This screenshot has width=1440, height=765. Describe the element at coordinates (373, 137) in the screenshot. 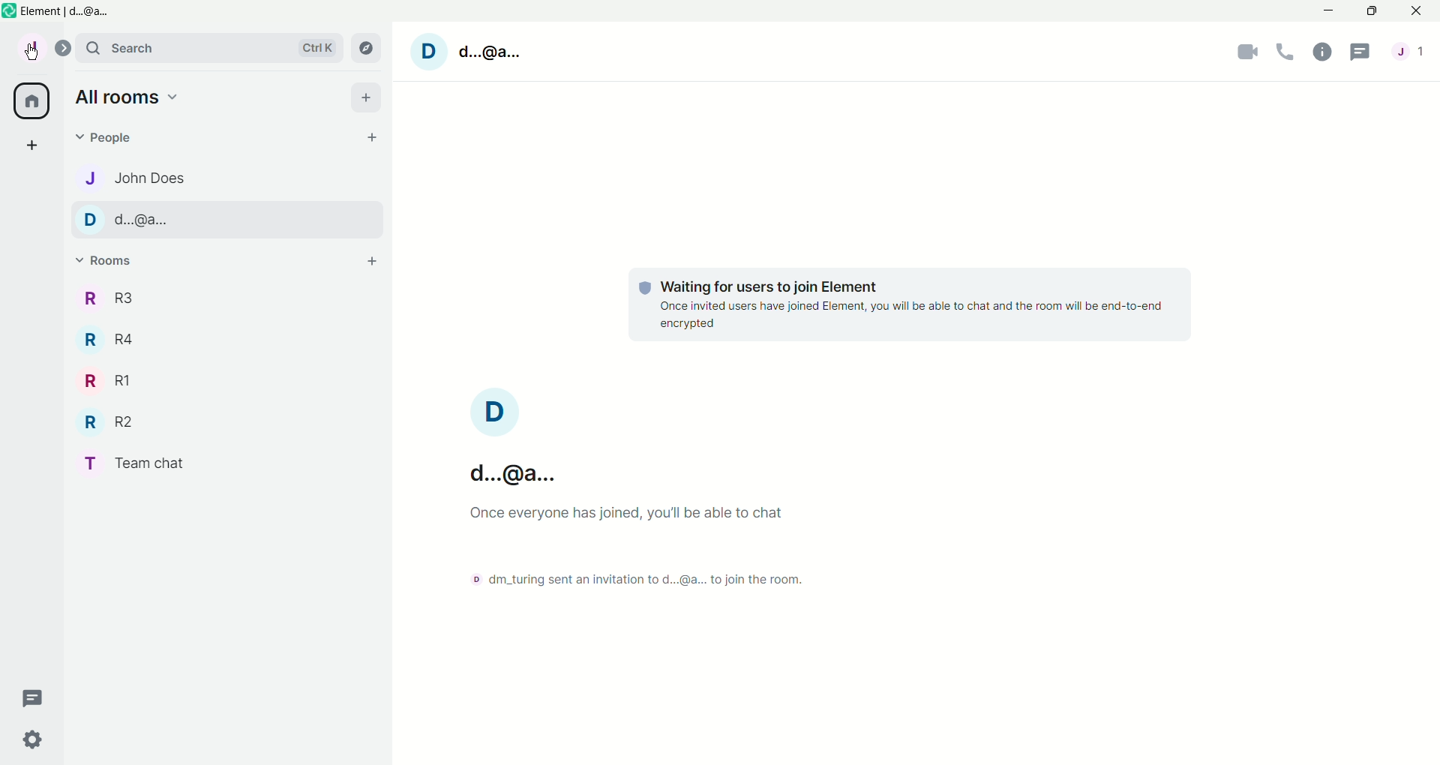

I see `Start chat` at that location.